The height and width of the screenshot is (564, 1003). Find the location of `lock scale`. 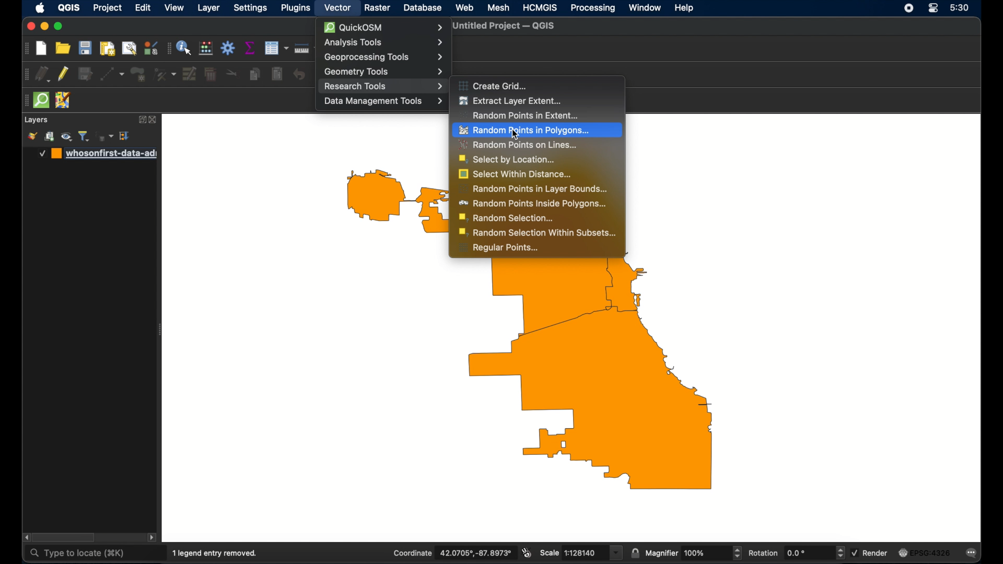

lock scale is located at coordinates (635, 553).